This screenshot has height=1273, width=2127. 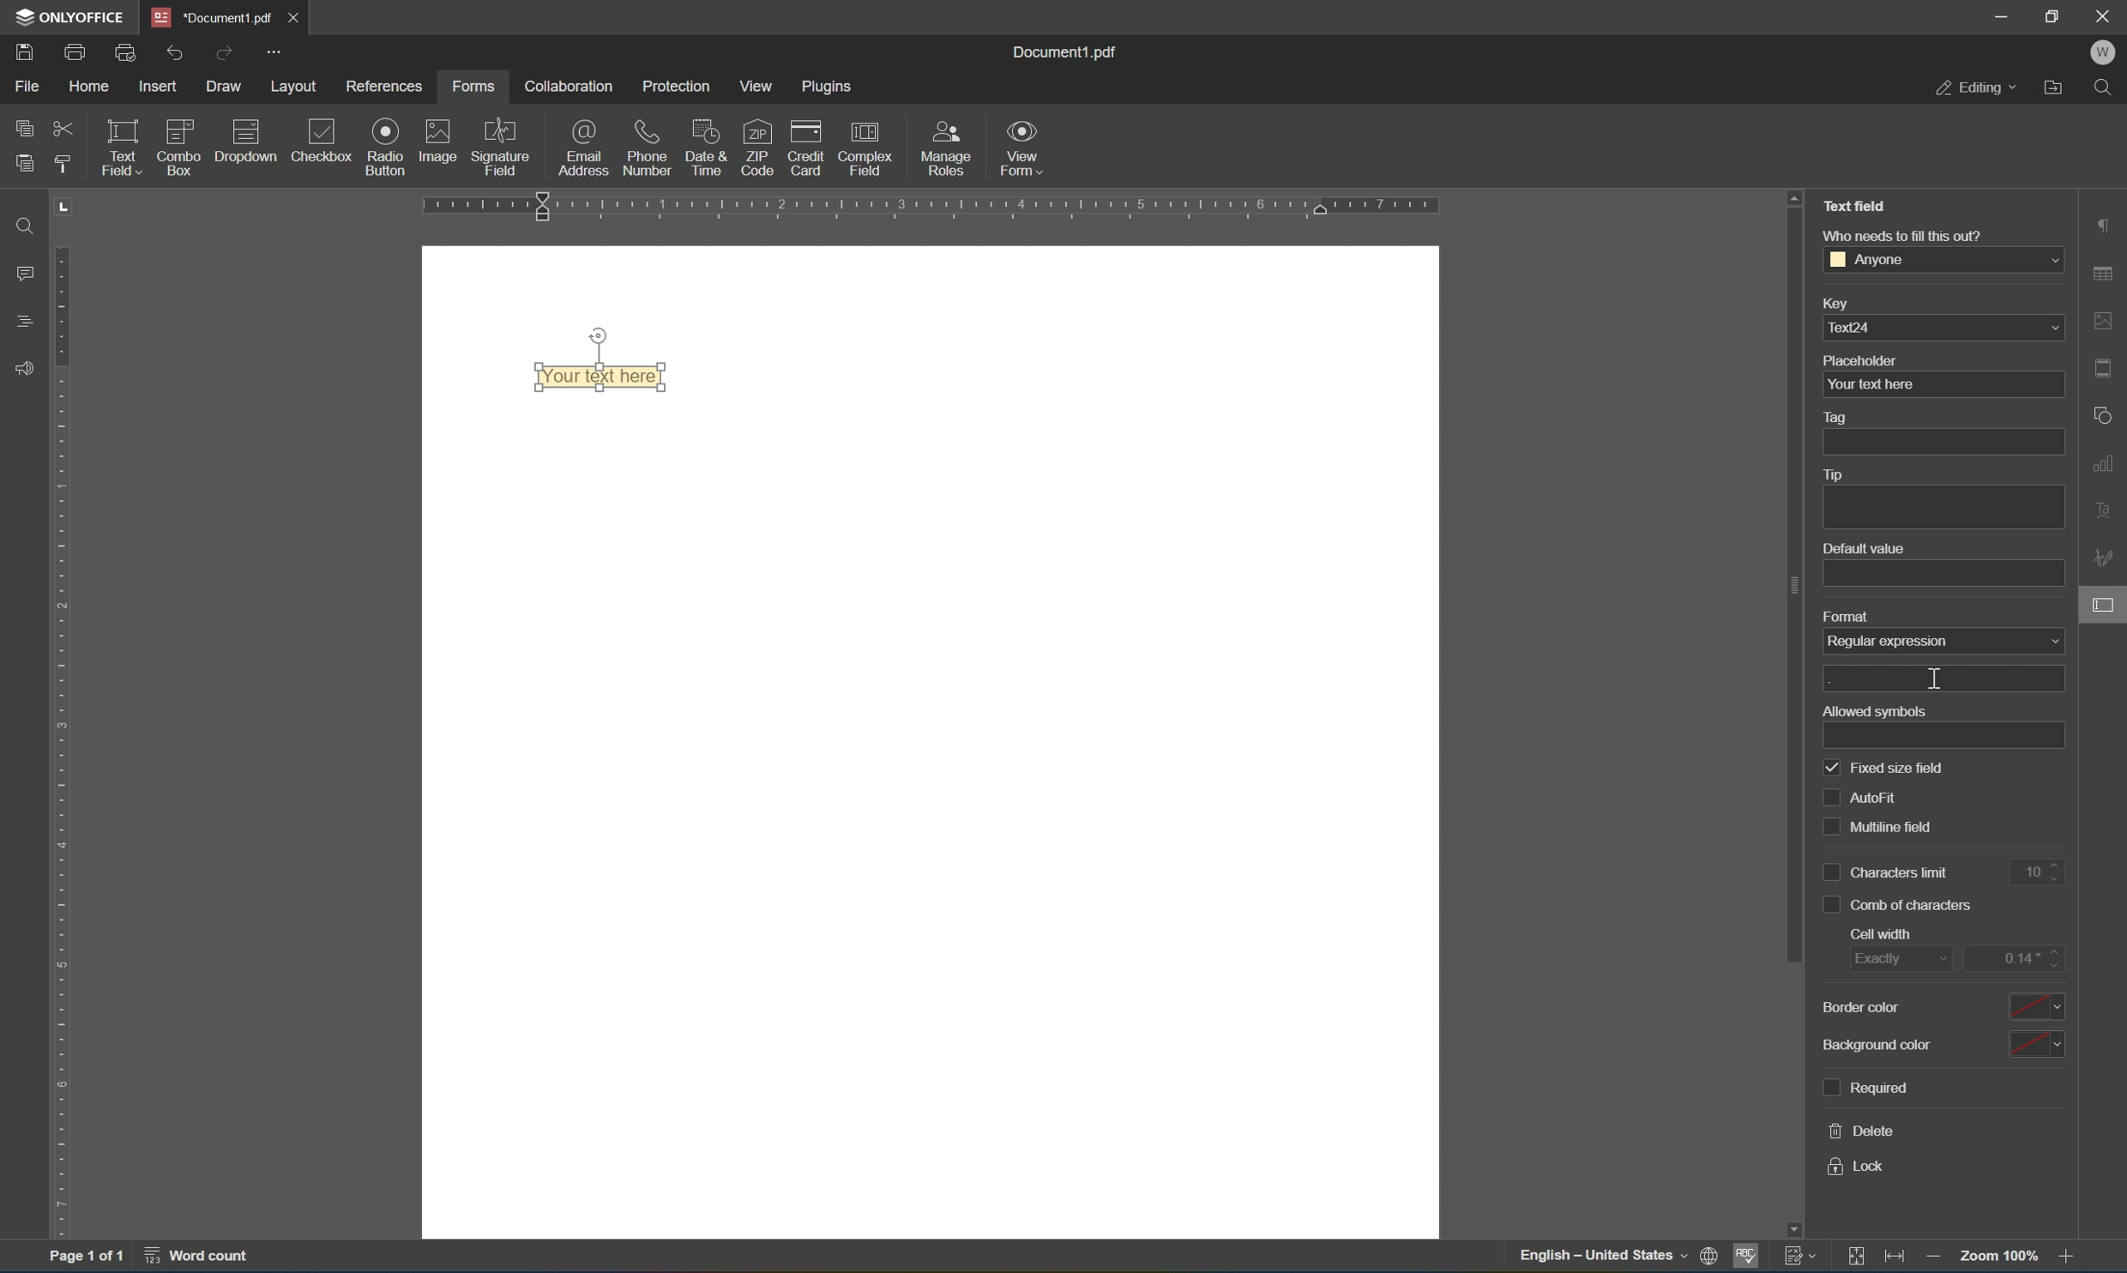 What do you see at coordinates (2106, 604) in the screenshot?
I see `form settings` at bounding box center [2106, 604].